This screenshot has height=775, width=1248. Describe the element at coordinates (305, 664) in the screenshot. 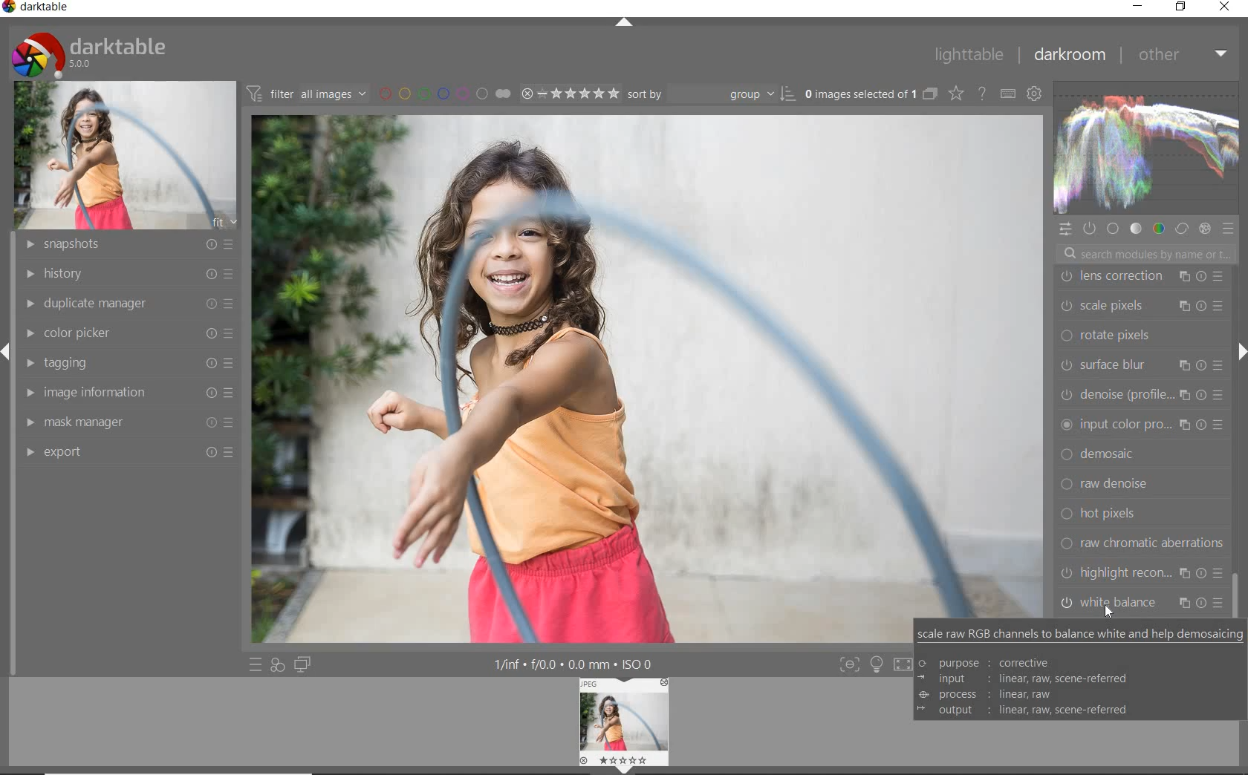

I see `display a second darkroom image window` at that location.